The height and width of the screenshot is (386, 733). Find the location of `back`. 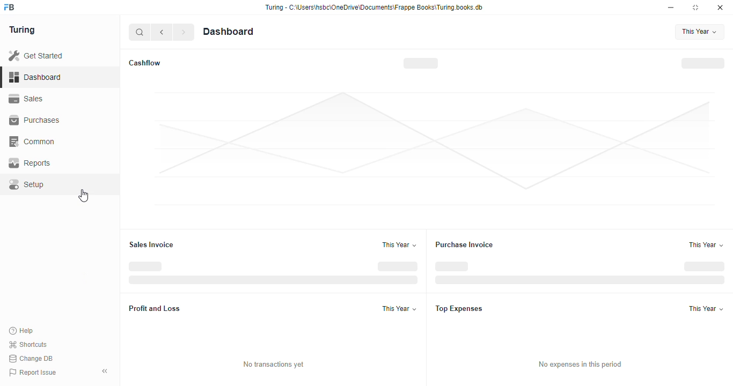

back is located at coordinates (162, 32).